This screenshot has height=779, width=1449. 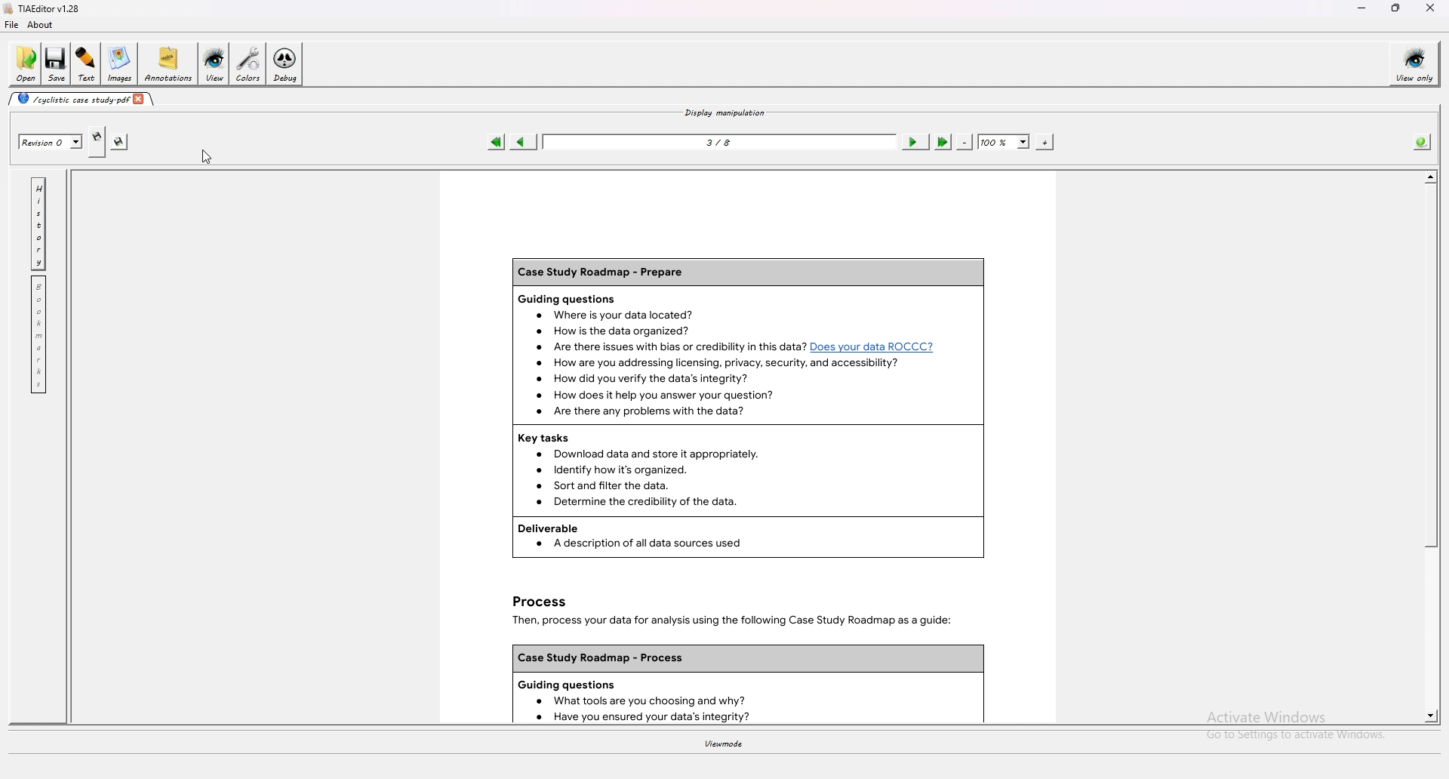 What do you see at coordinates (142, 98) in the screenshot?
I see `close` at bounding box center [142, 98].